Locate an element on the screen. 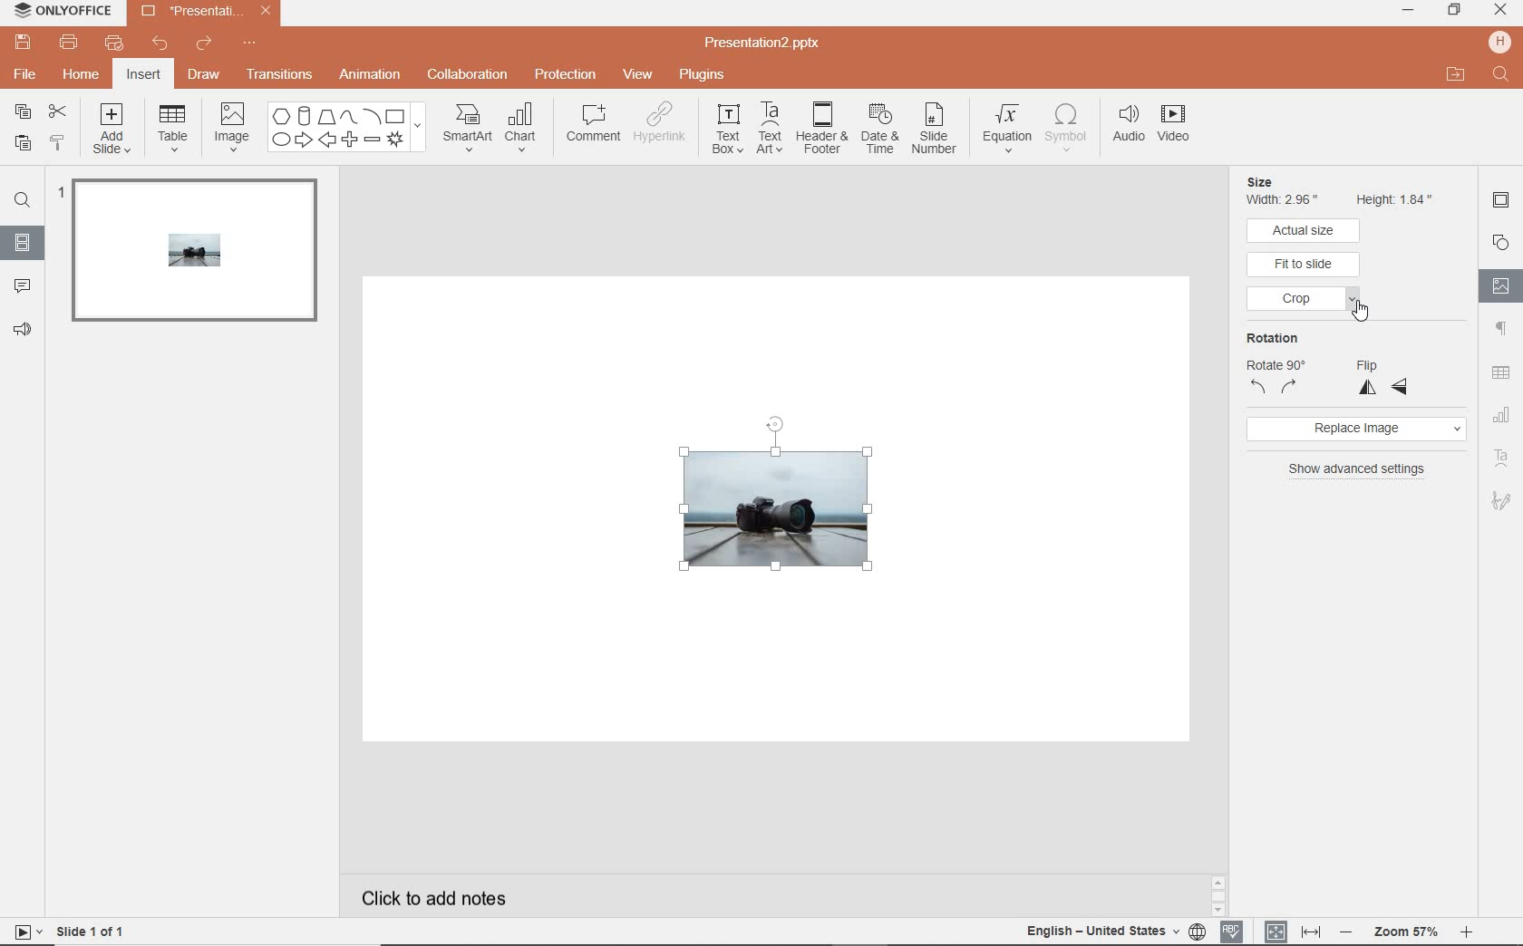 This screenshot has width=1523, height=946. chart is located at coordinates (1503, 413).